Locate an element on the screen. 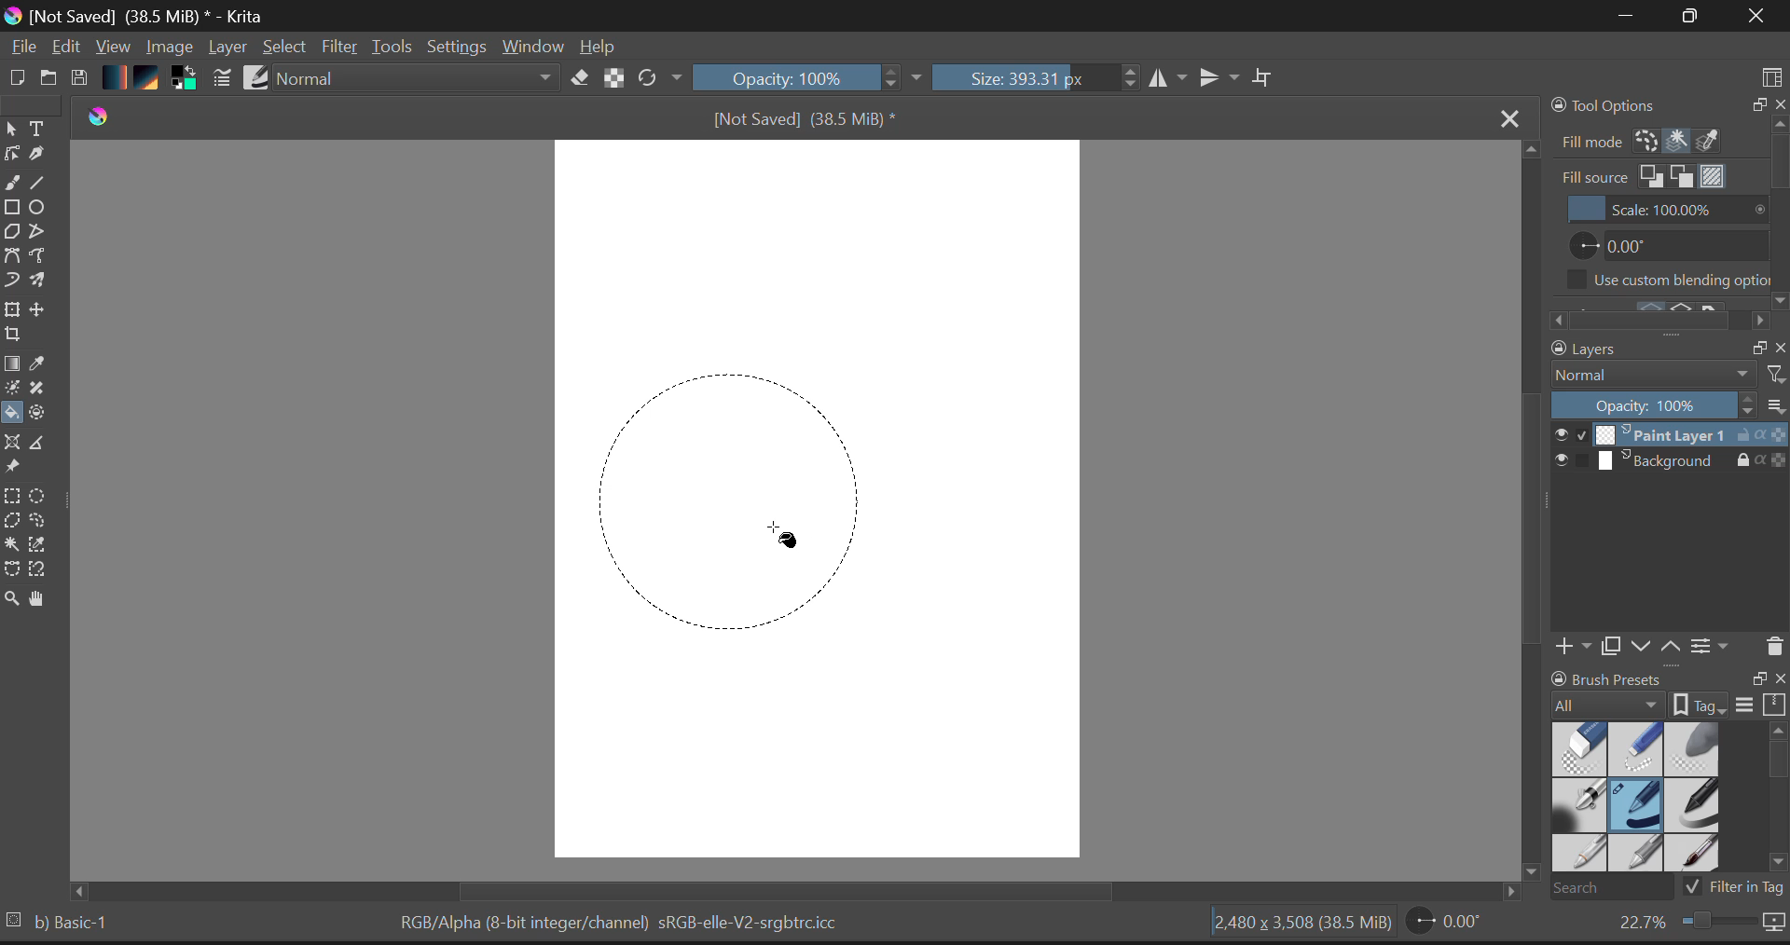 The image size is (1790, 945). Gradient is located at coordinates (116, 78).